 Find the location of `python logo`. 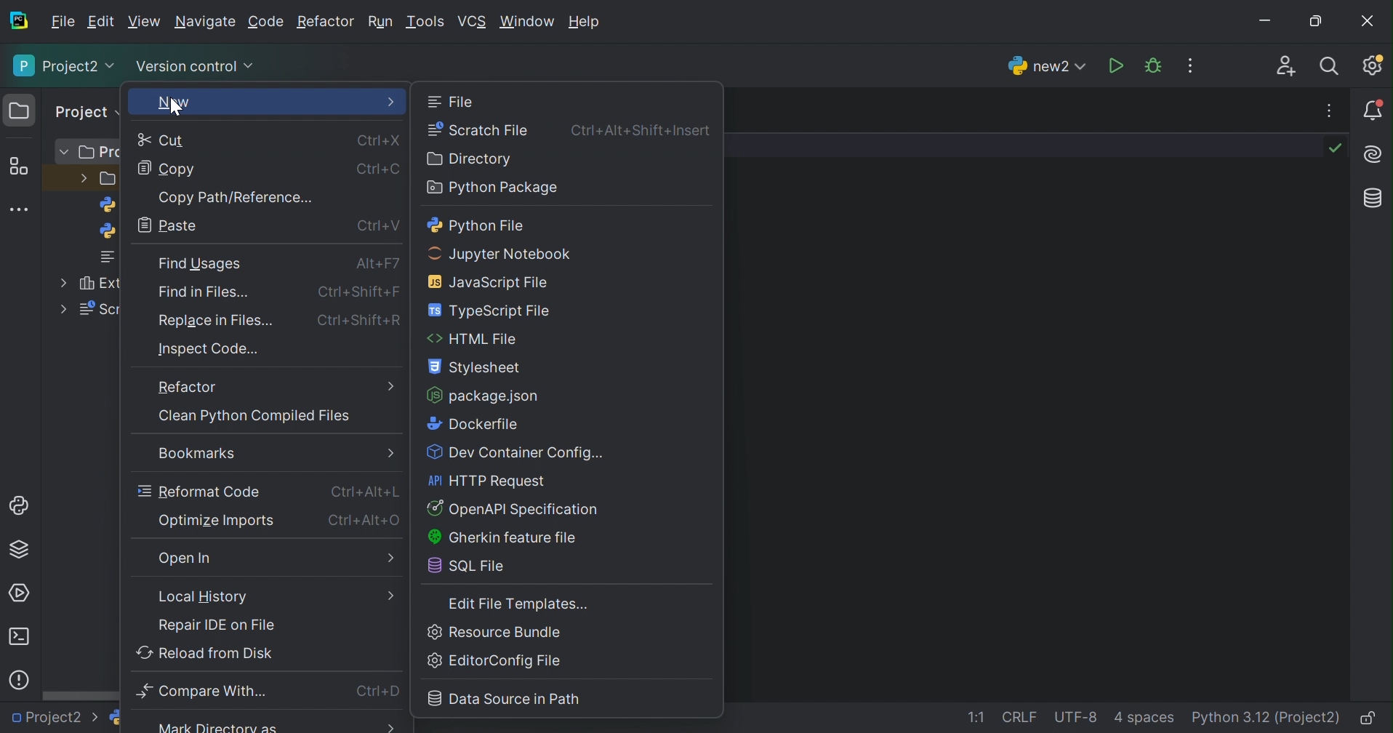

python logo is located at coordinates (109, 233).